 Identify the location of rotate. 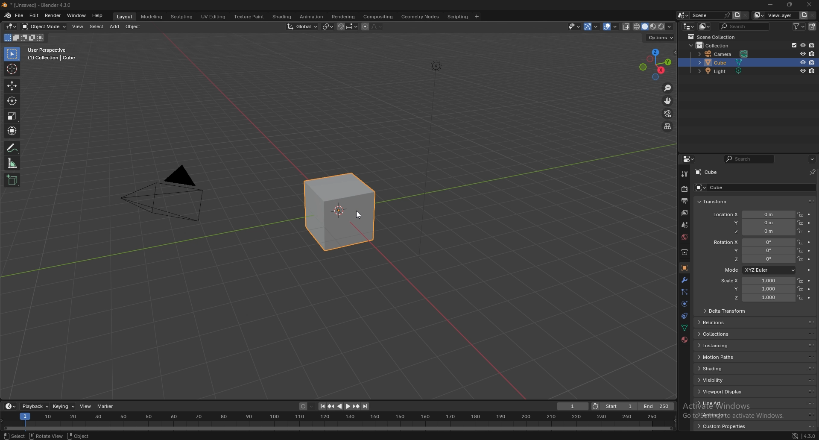
(12, 101).